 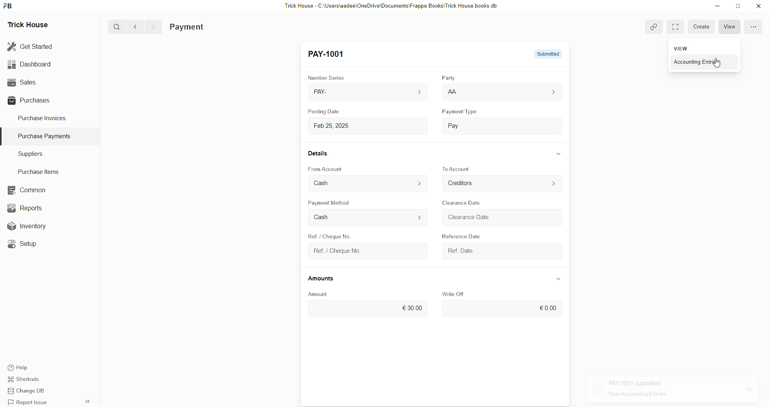 What do you see at coordinates (753, 26) in the screenshot?
I see `menu` at bounding box center [753, 26].